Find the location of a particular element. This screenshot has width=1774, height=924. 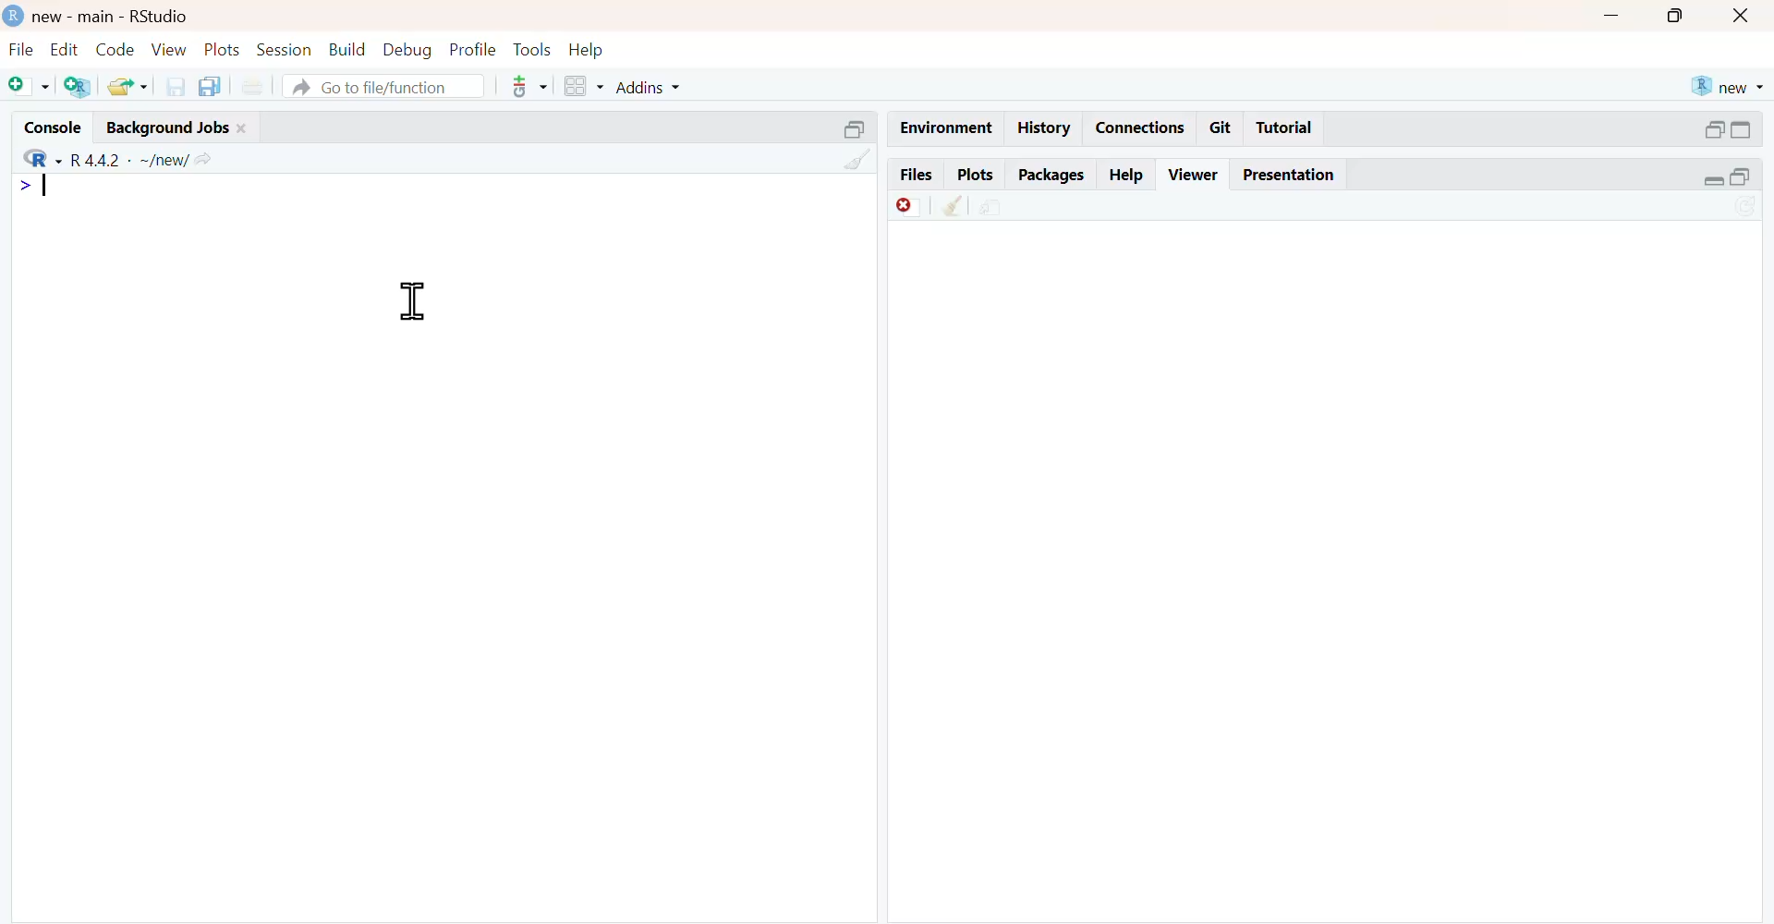

open in separate window is located at coordinates (854, 130).